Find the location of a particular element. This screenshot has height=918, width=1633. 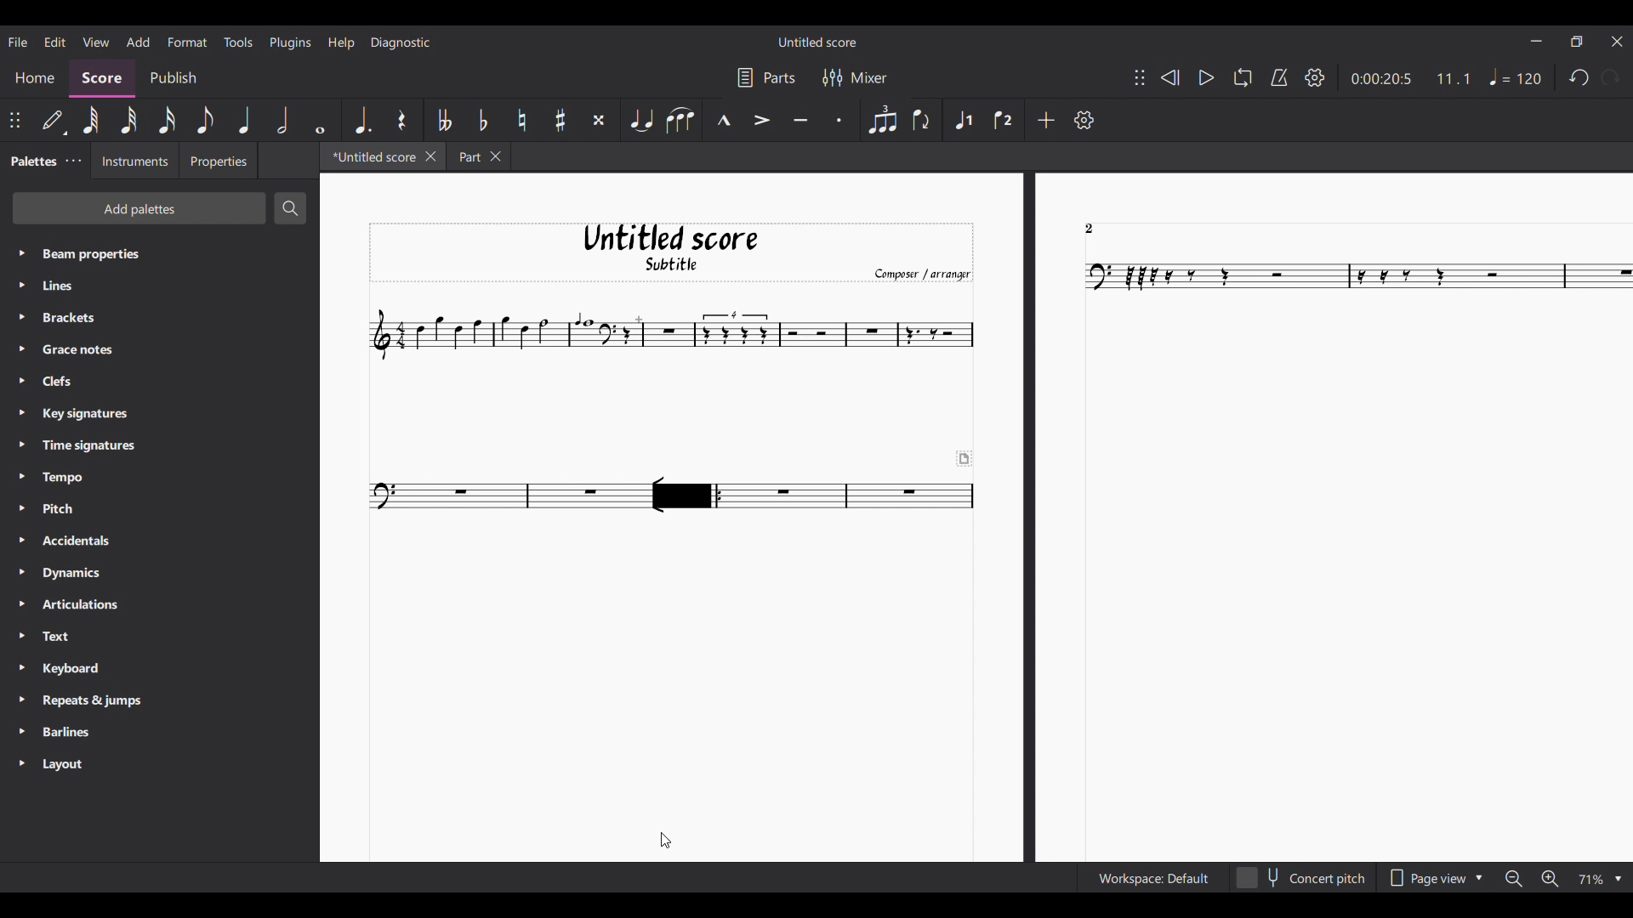

Staccato is located at coordinates (840, 119).